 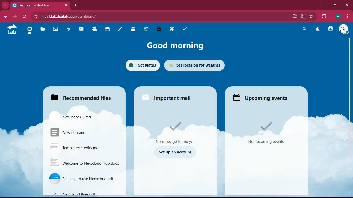 What do you see at coordinates (94, 30) in the screenshot?
I see `friends` at bounding box center [94, 30].